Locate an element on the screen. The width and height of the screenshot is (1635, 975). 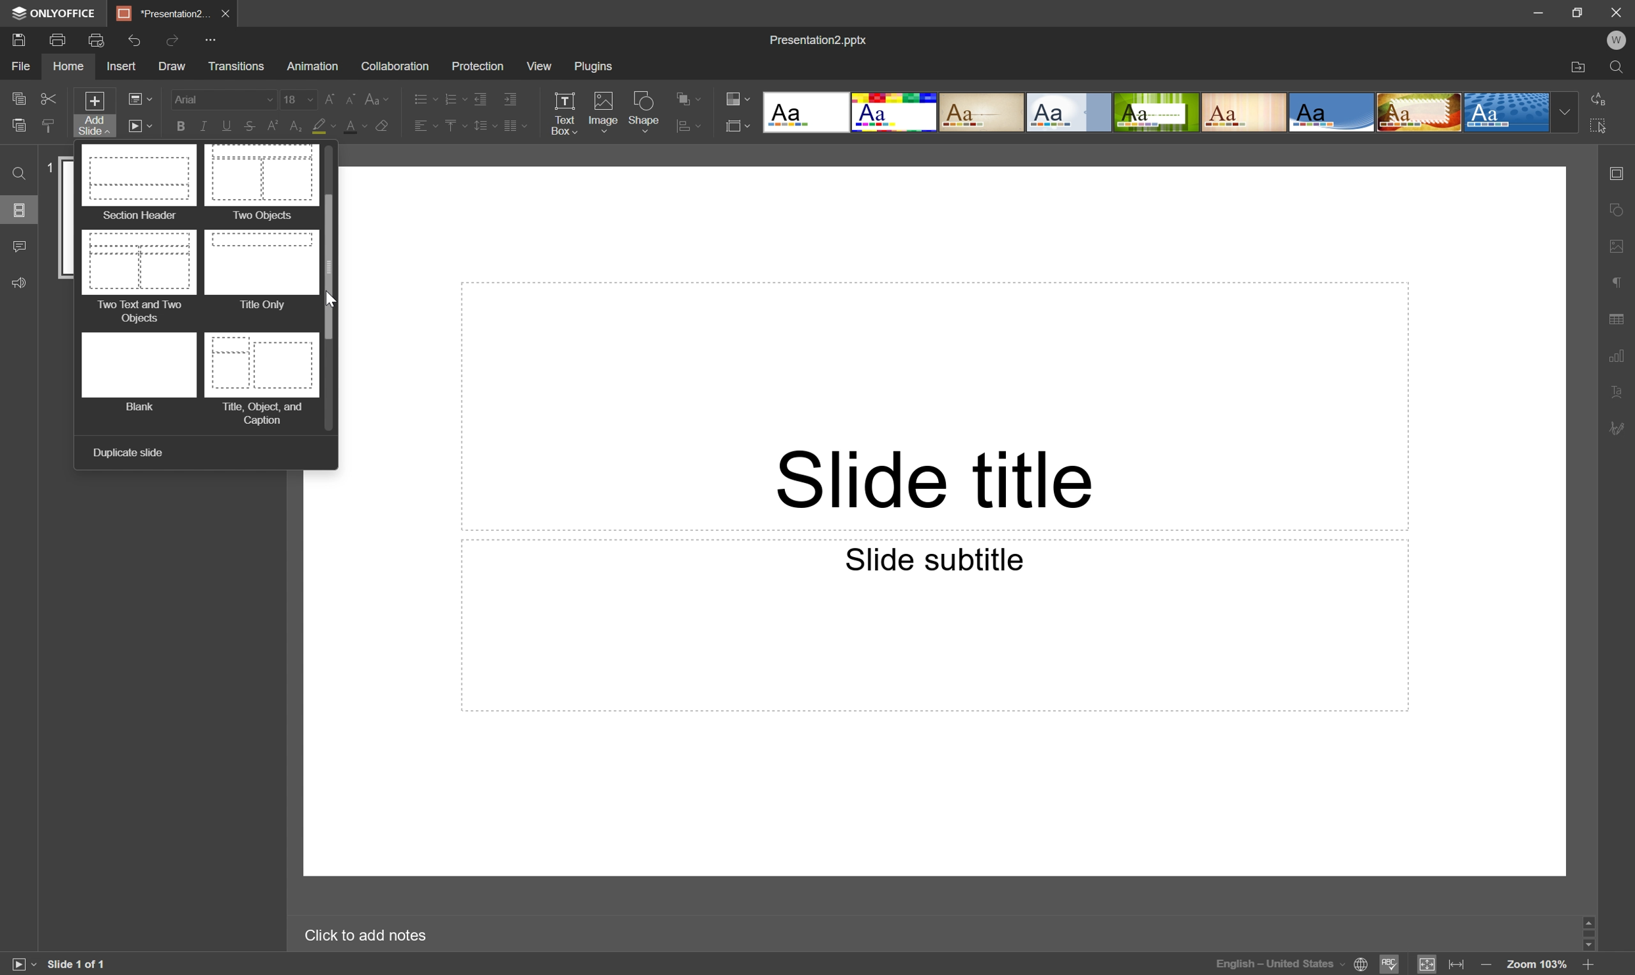
Arrange shape is located at coordinates (692, 125).